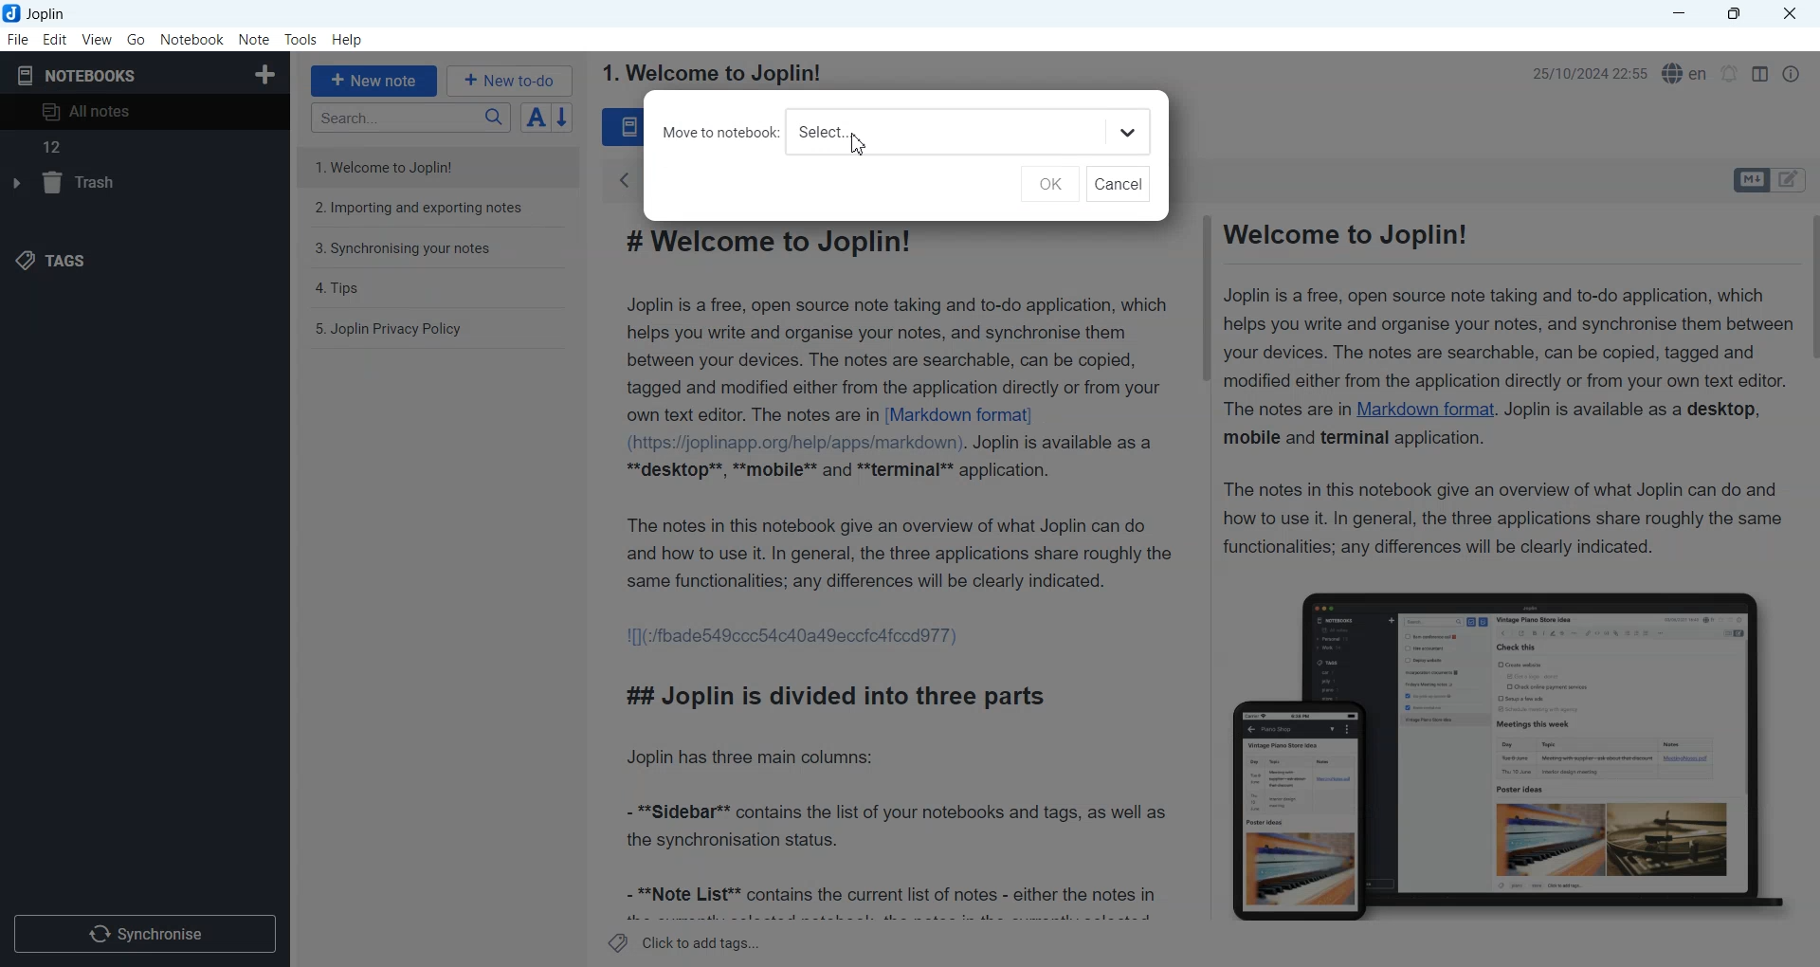 The image size is (1820, 967). I want to click on 4. Tips, so click(339, 288).